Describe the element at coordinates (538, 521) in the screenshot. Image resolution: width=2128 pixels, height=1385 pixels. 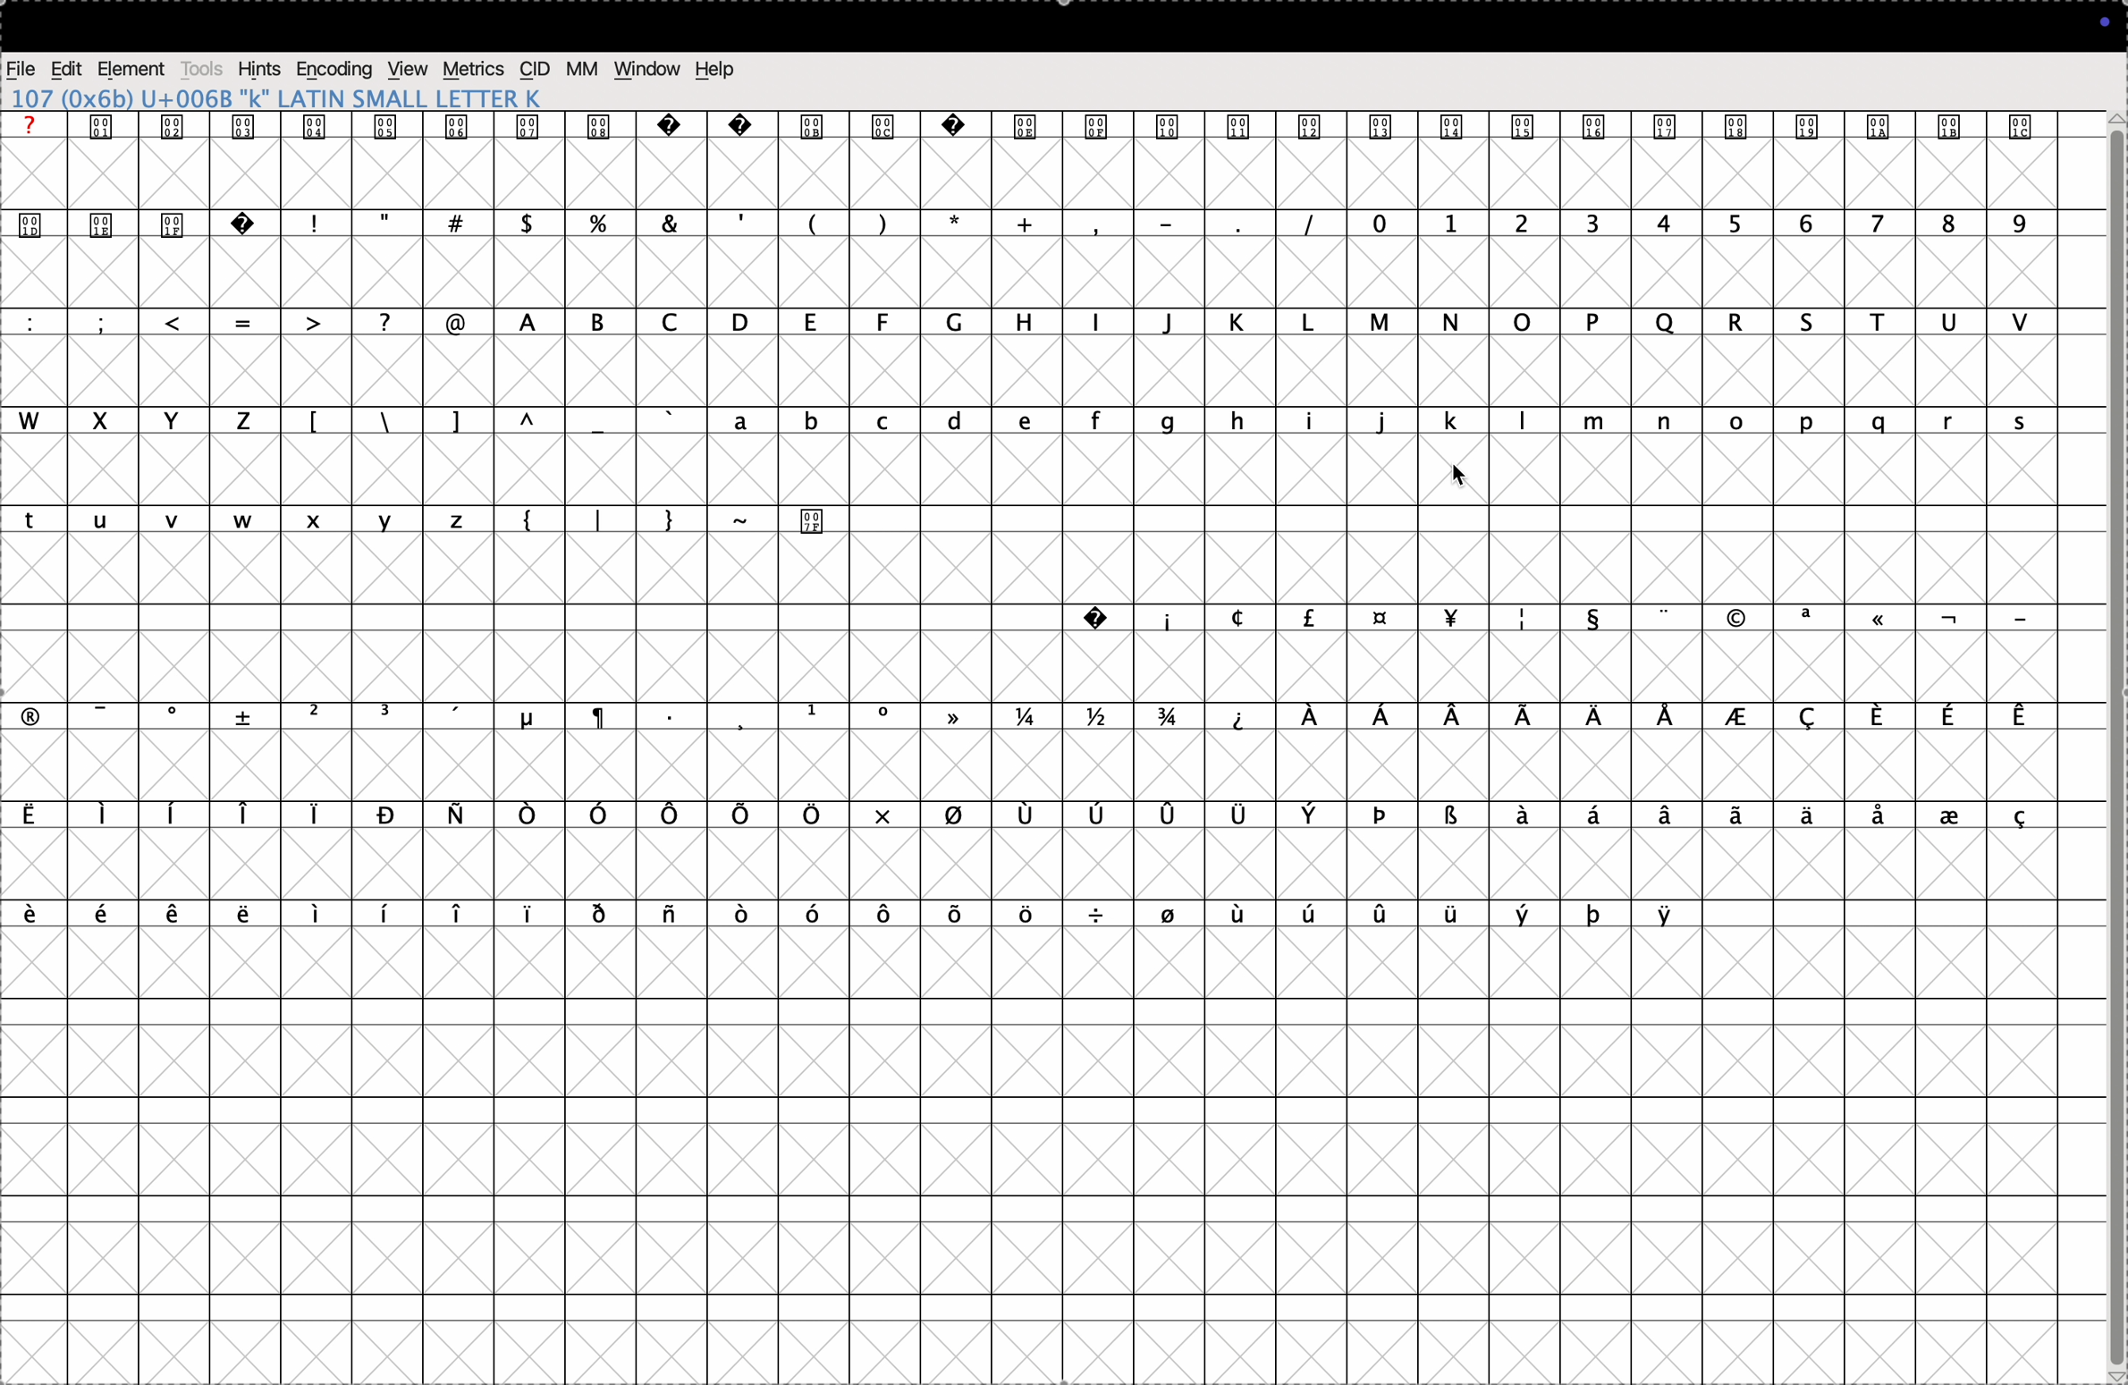
I see `{` at that location.